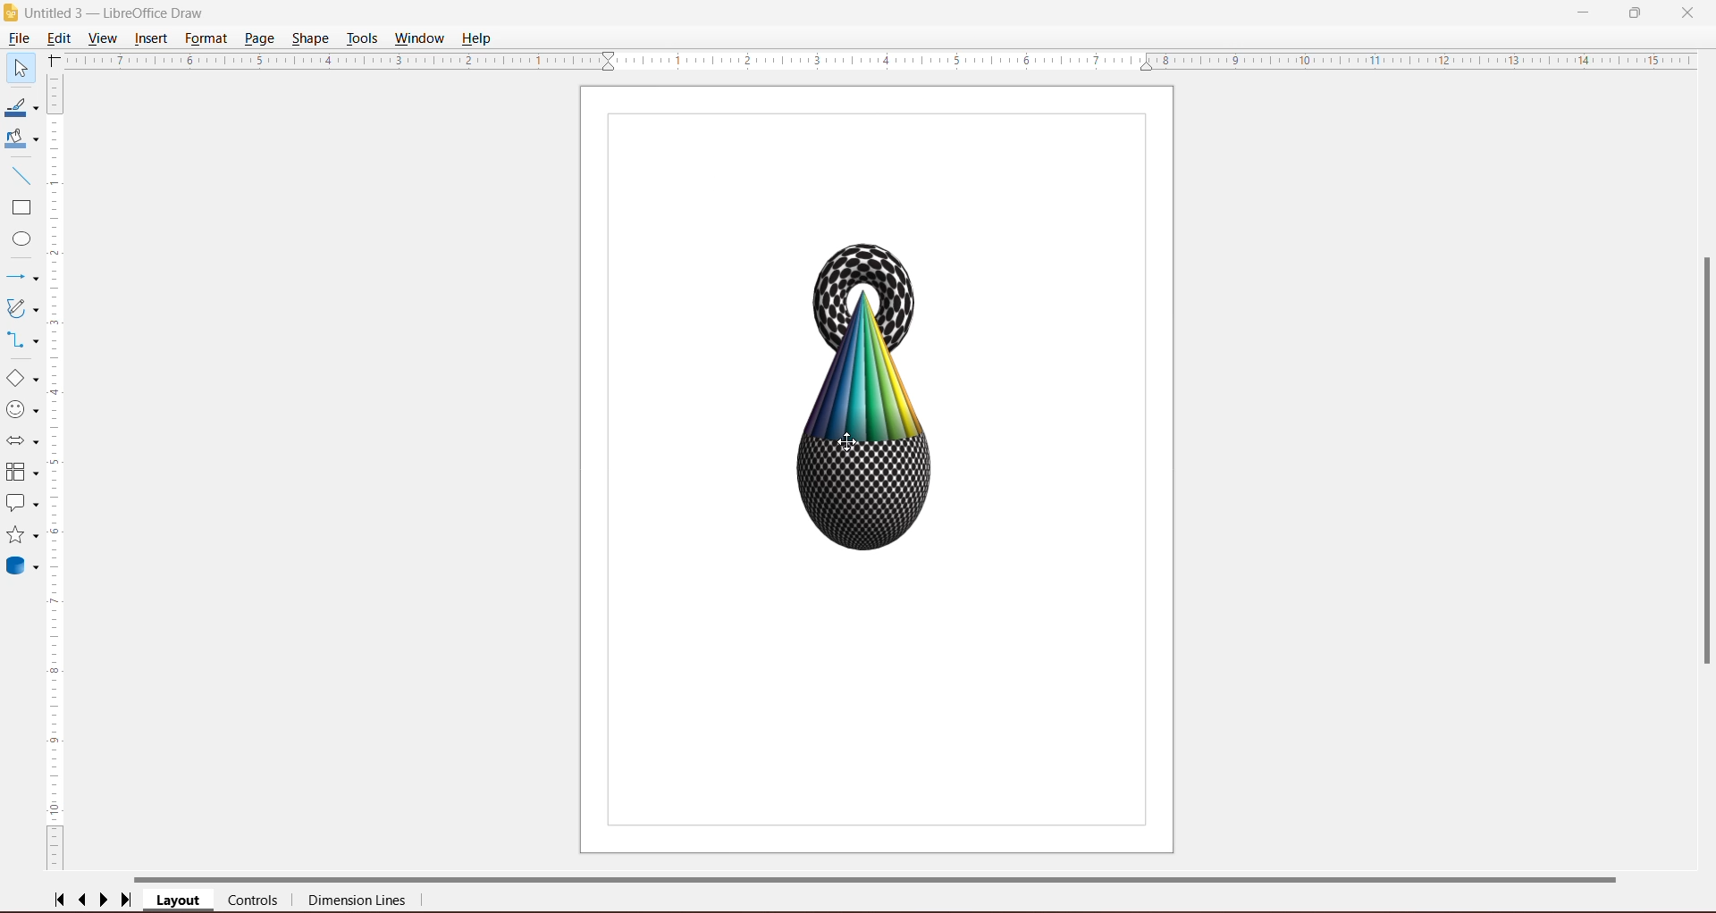 The image size is (1716, 913). I want to click on 3D Objects, so click(25, 568).